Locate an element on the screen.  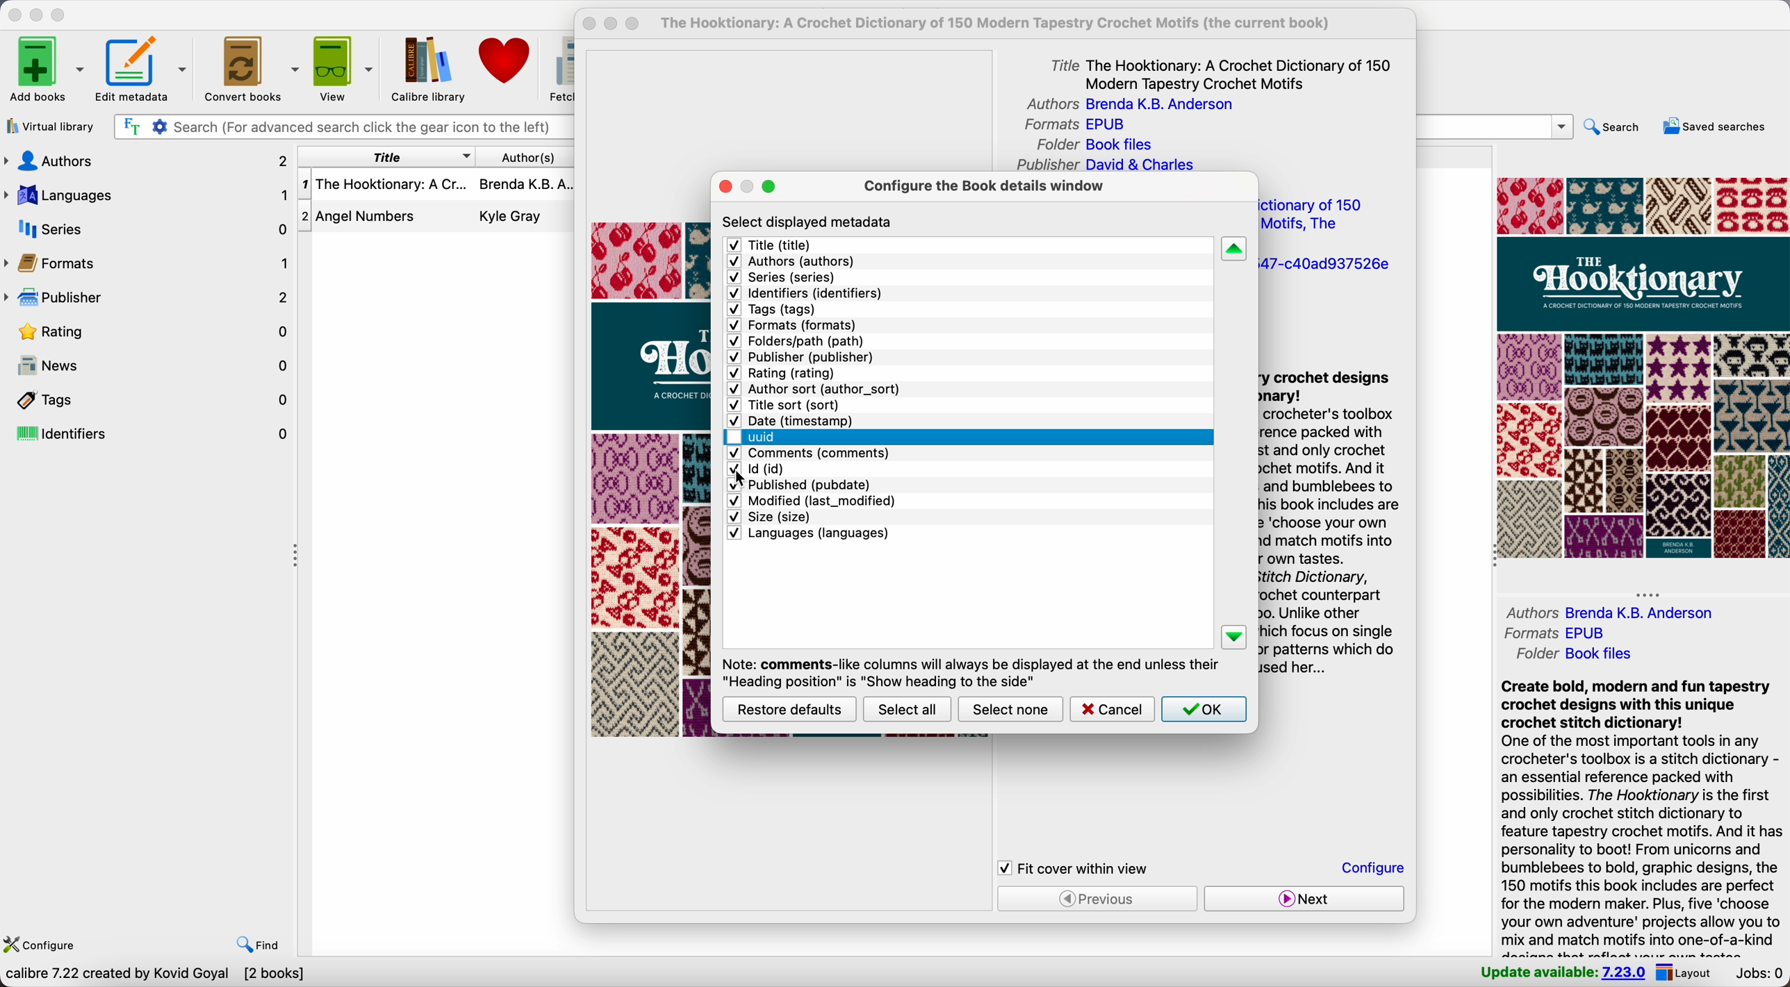
add books is located at coordinates (46, 71).